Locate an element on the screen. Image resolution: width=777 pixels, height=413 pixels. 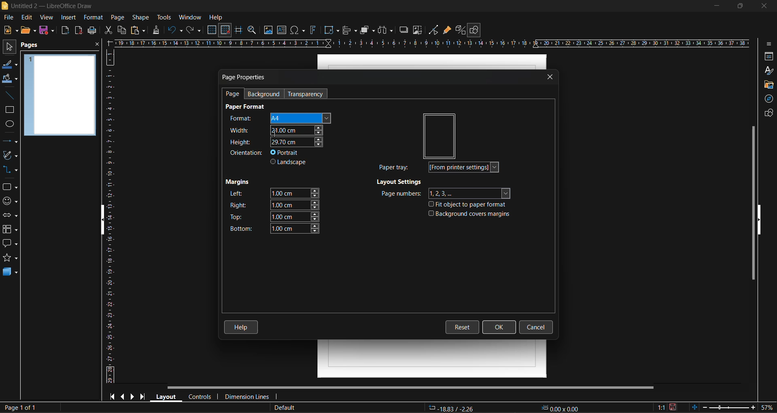
3d objects is located at coordinates (11, 273).